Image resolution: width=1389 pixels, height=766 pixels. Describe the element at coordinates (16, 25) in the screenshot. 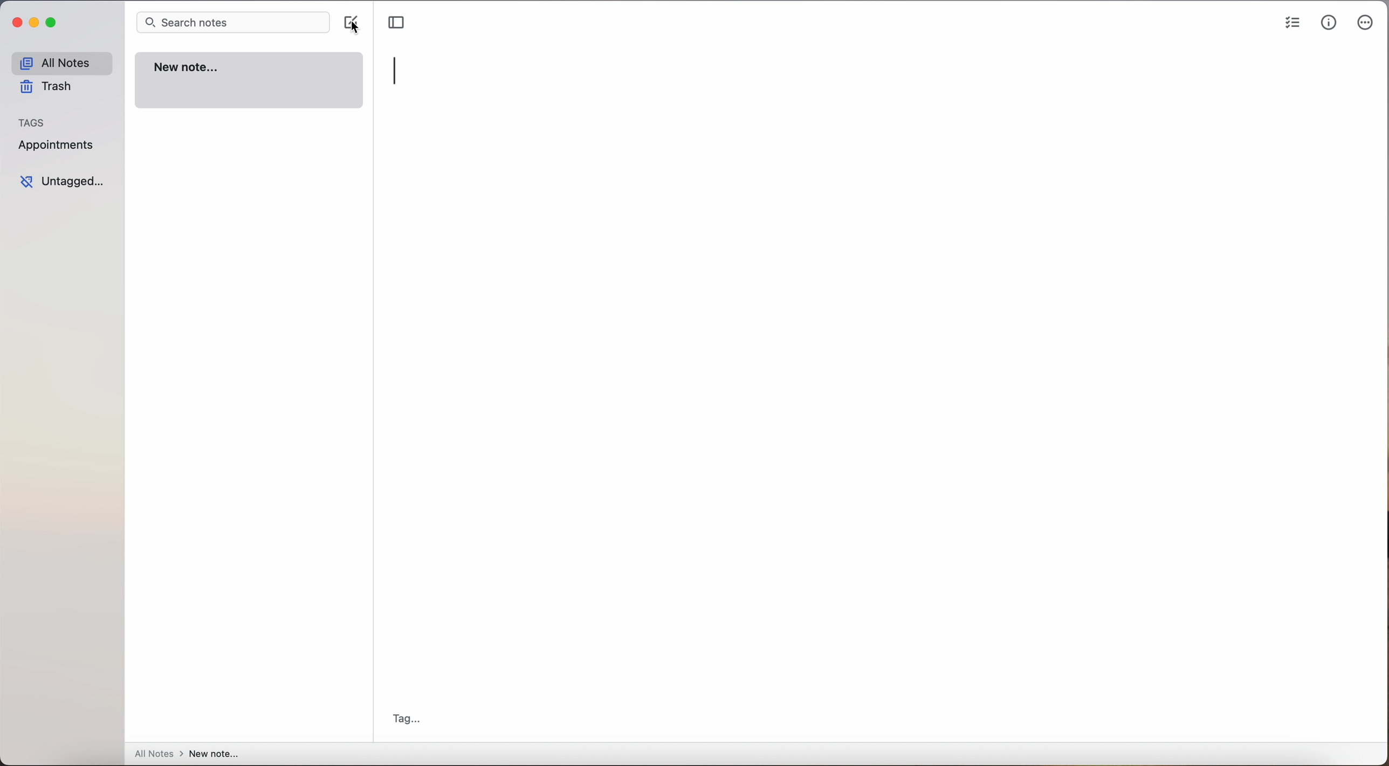

I see `close app` at that location.